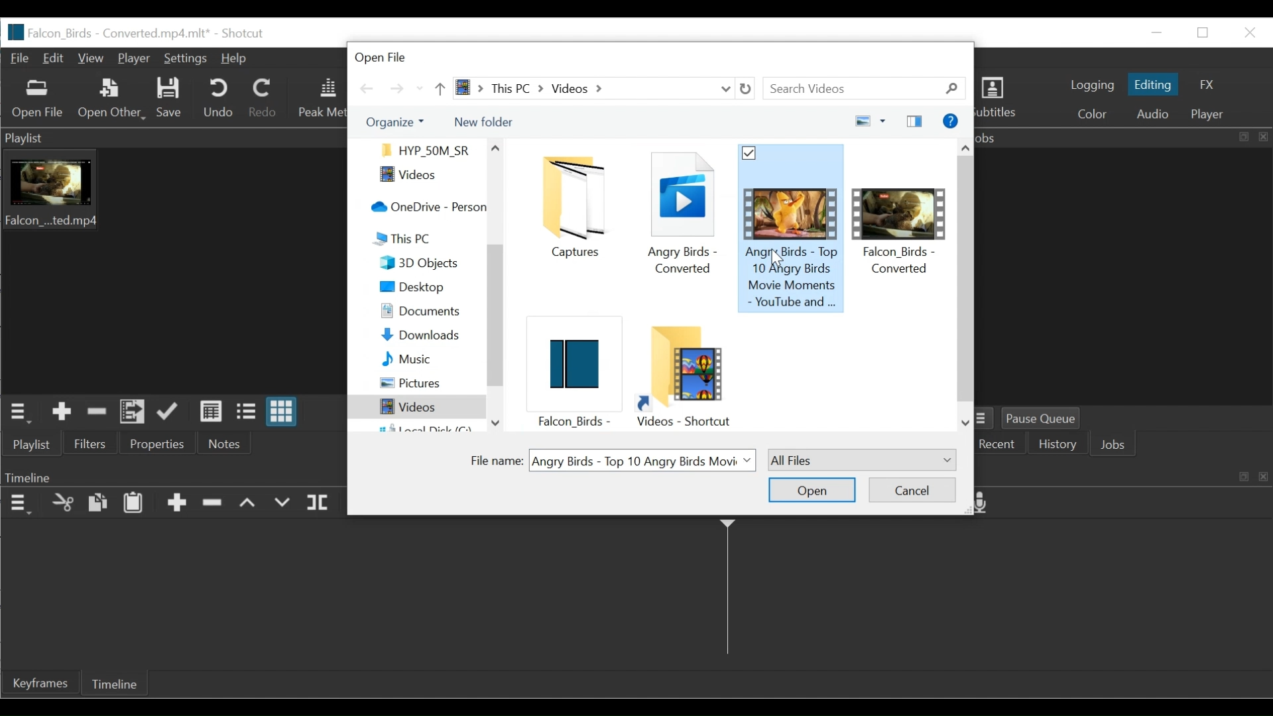 The height and width of the screenshot is (716, 1273). I want to click on Jobs, so click(1117, 446).